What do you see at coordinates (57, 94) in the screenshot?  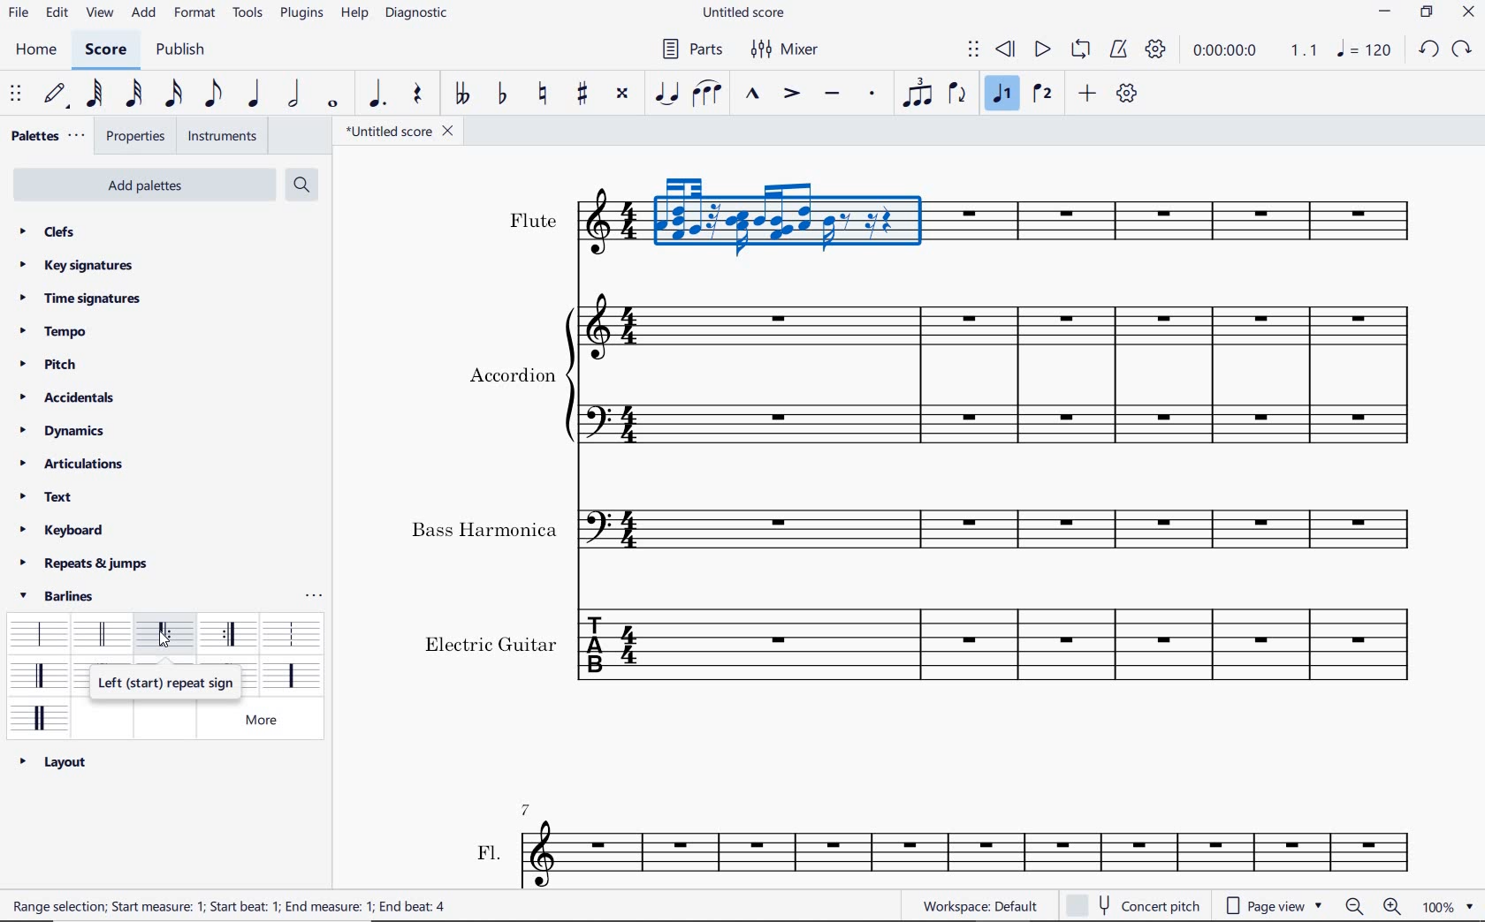 I see `default (step time)` at bounding box center [57, 94].